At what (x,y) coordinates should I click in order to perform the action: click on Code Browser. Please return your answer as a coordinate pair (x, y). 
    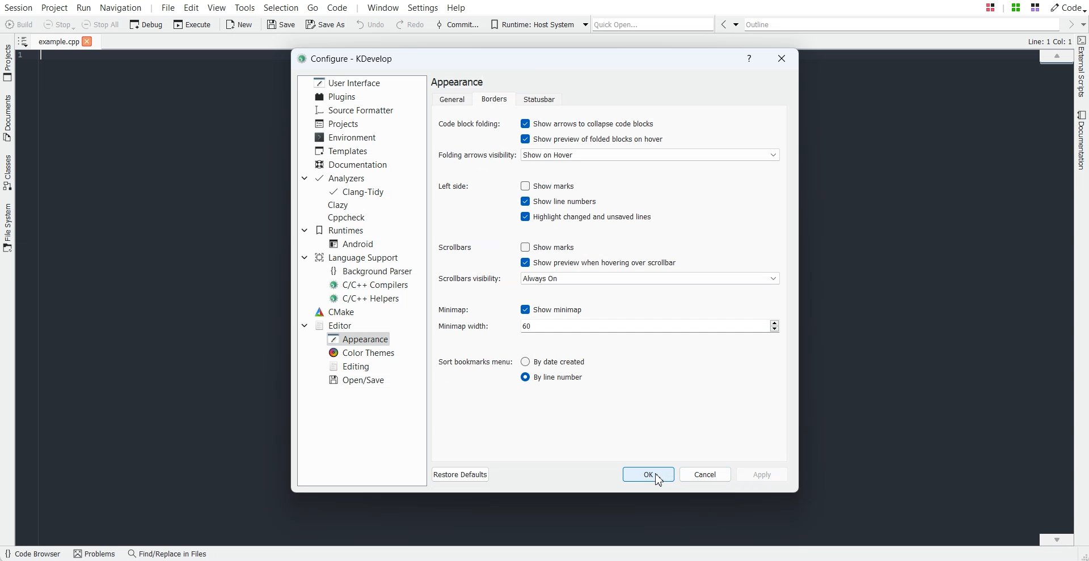
    Looking at the image, I should click on (34, 554).